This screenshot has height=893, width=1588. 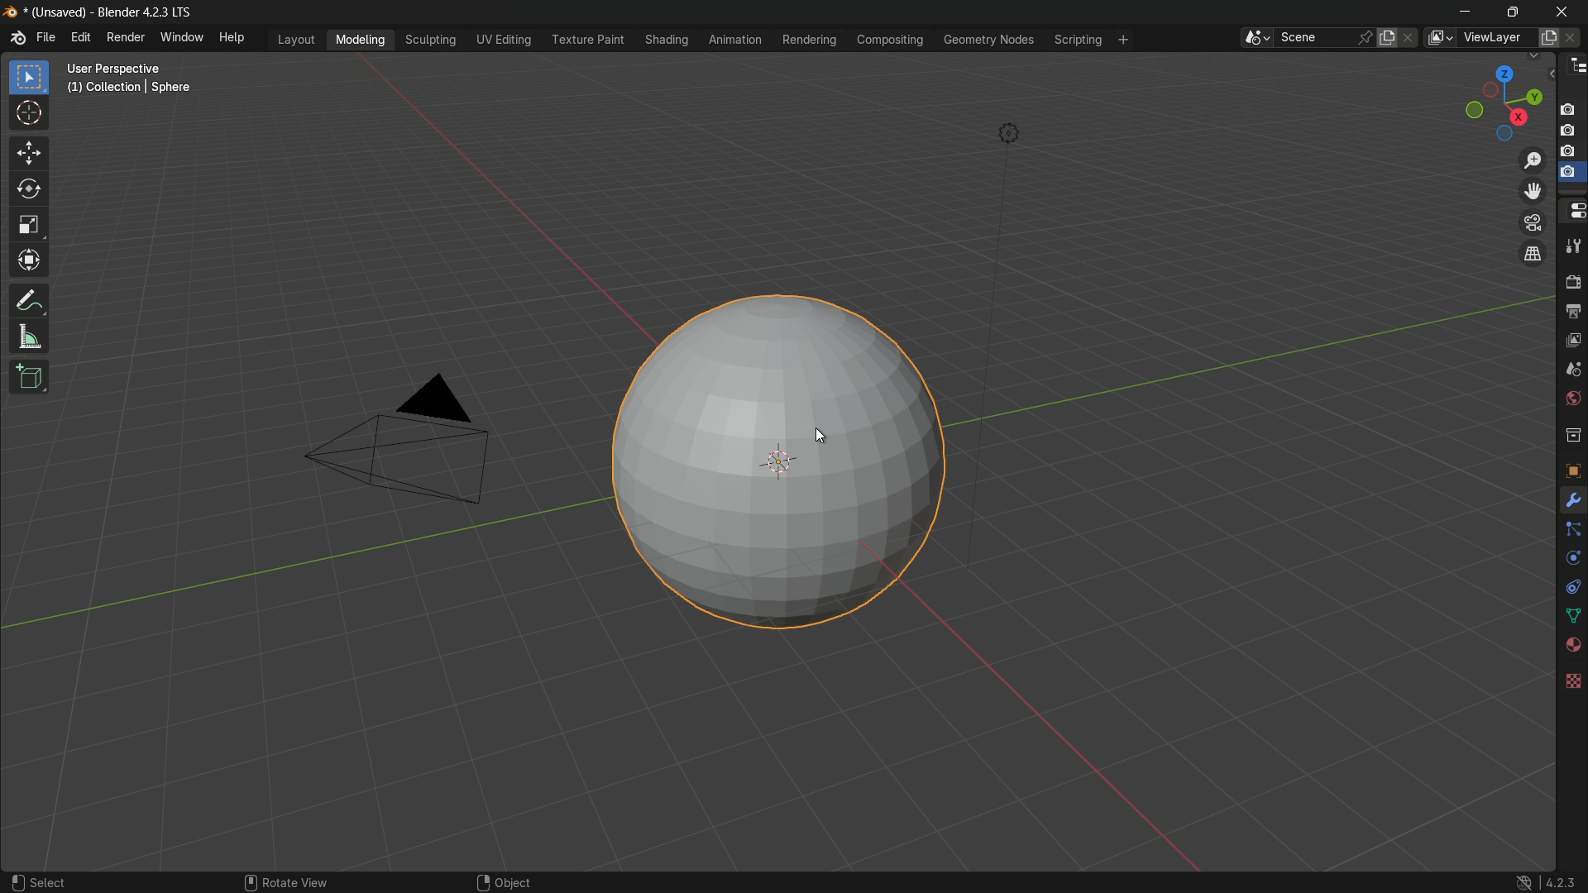 What do you see at coordinates (29, 301) in the screenshot?
I see `annotate` at bounding box center [29, 301].